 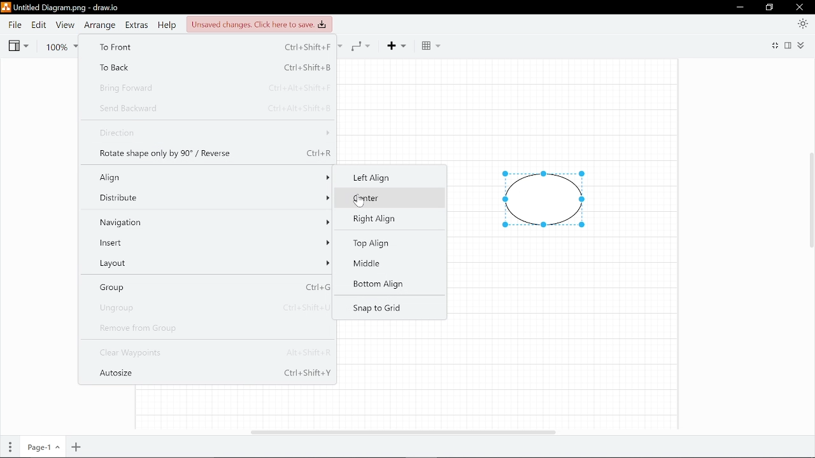 What do you see at coordinates (209, 261) in the screenshot?
I see `Layout` at bounding box center [209, 261].